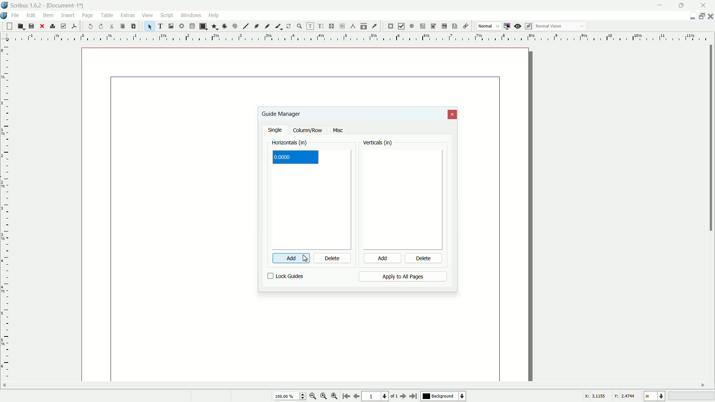 The width and height of the screenshot is (715, 402). Describe the element at coordinates (381, 259) in the screenshot. I see `add` at that location.